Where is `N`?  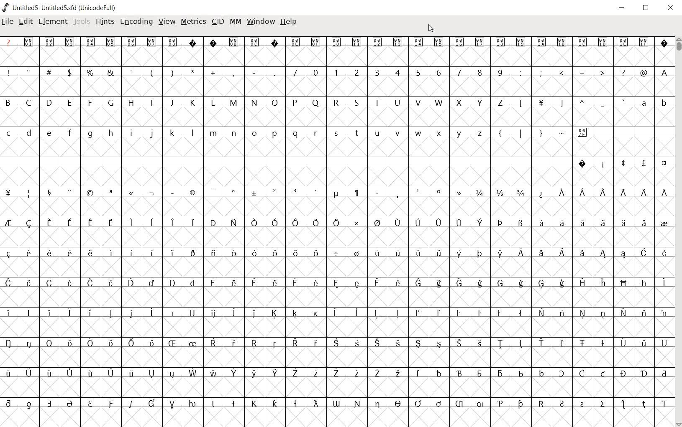 N is located at coordinates (253, 102).